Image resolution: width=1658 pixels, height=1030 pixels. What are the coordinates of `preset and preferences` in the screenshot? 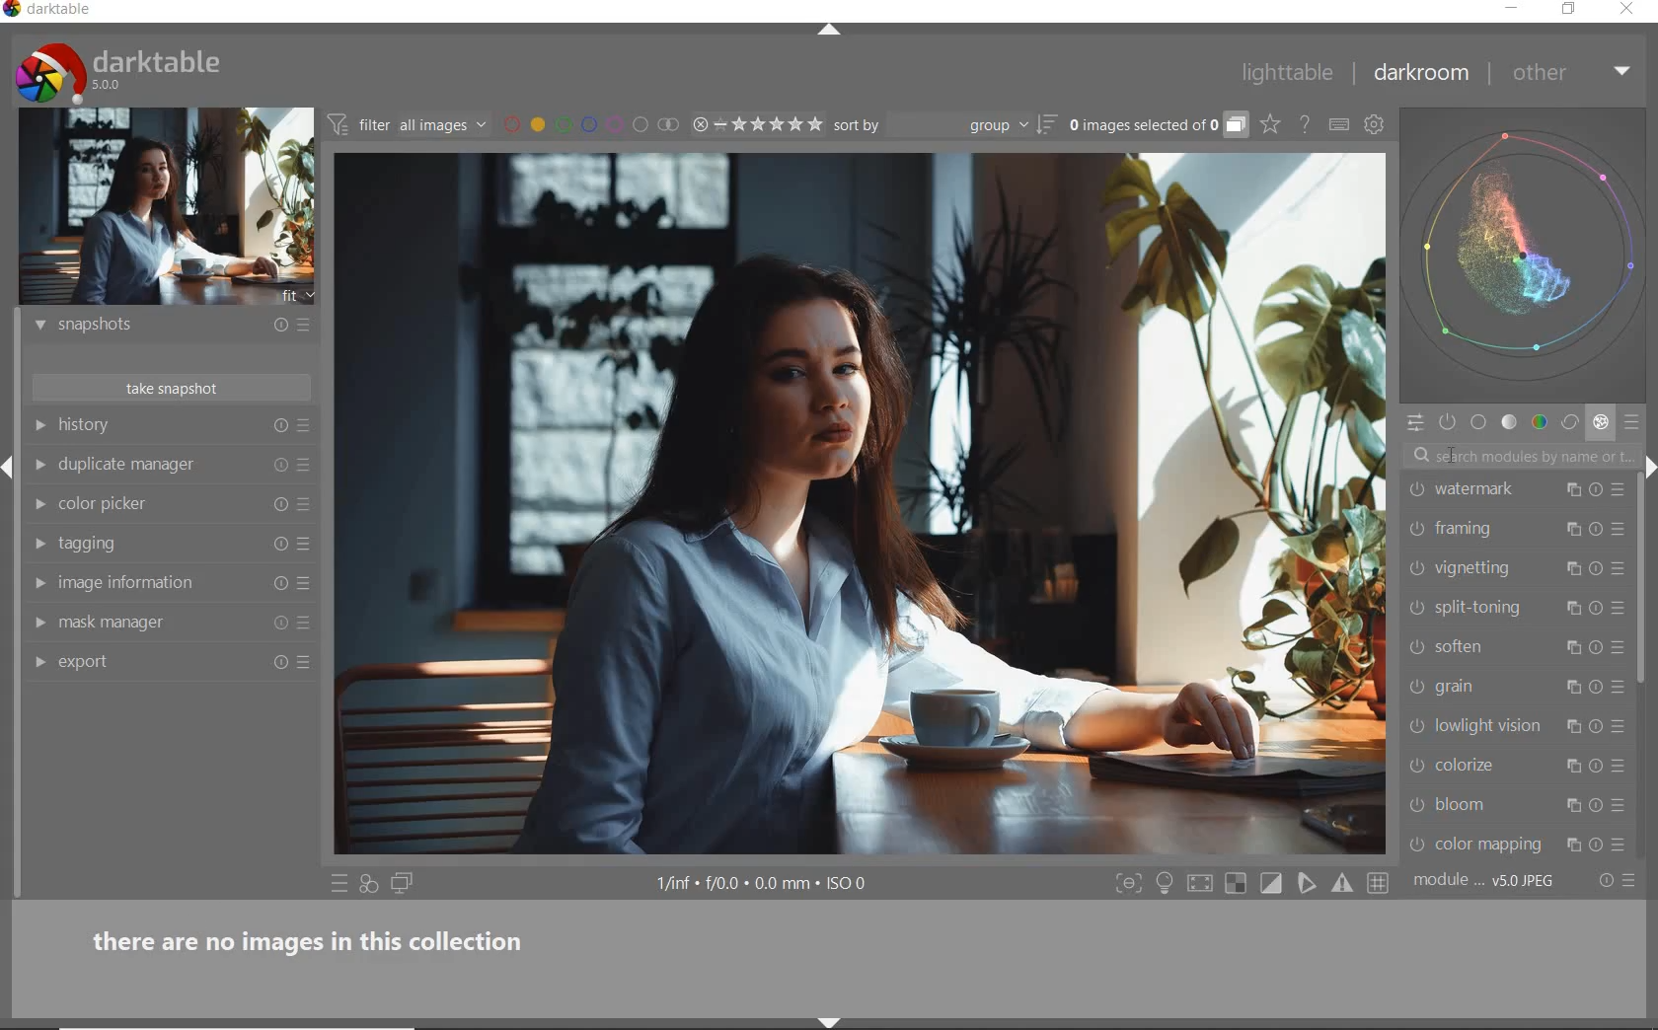 It's located at (305, 465).